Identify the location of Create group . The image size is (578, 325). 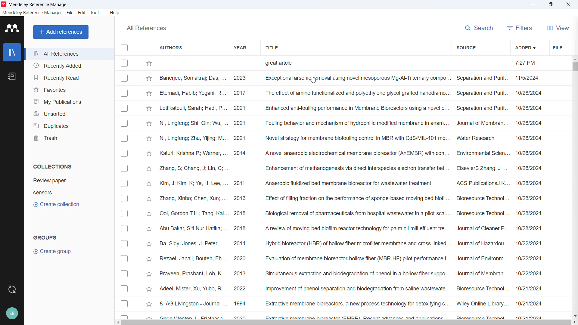
(53, 251).